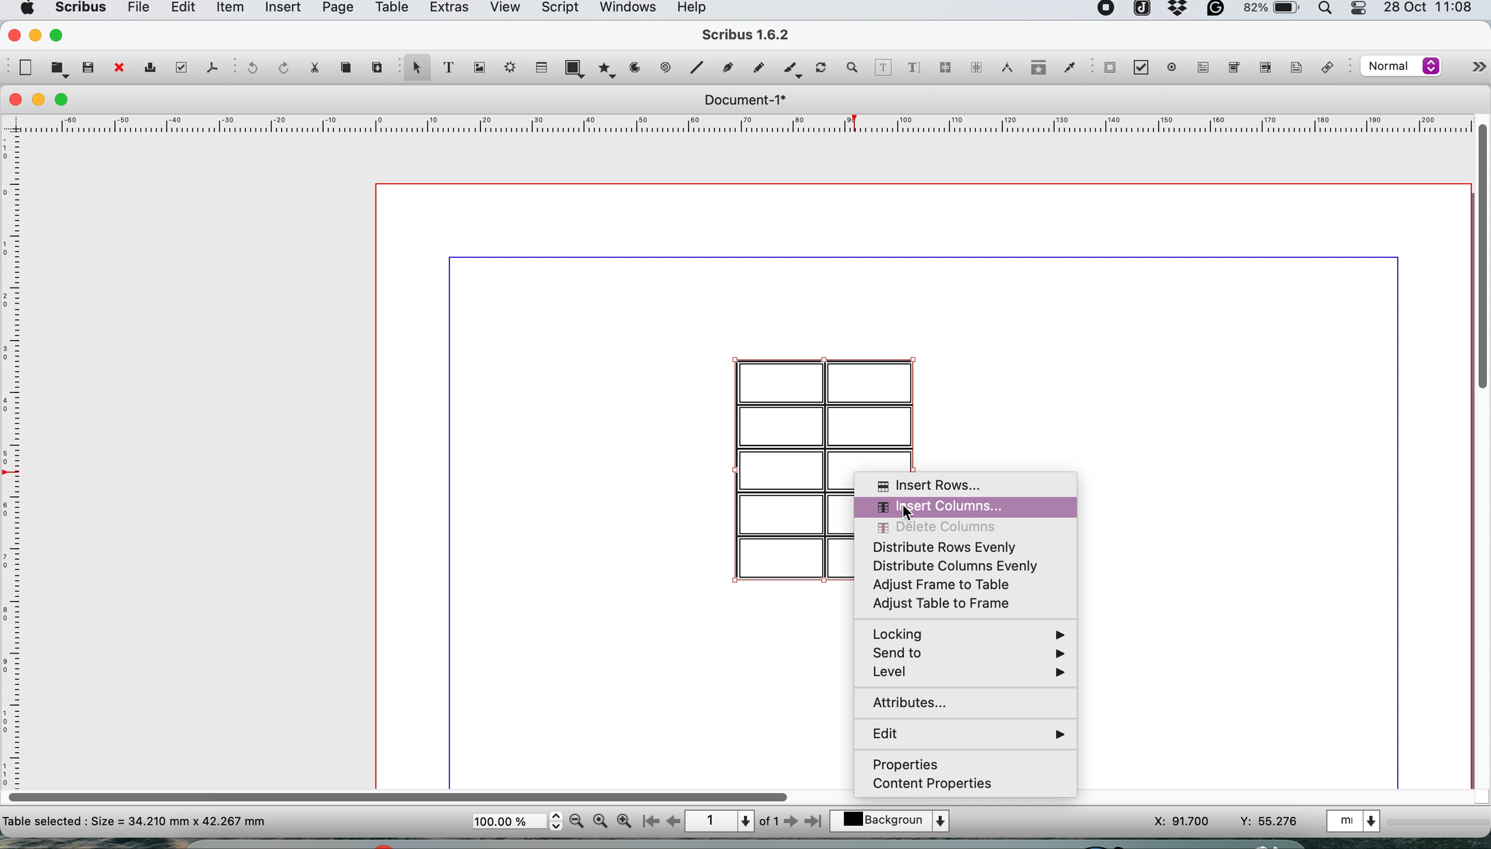 This screenshot has width=1491, height=849. Describe the element at coordinates (136, 10) in the screenshot. I see `file` at that location.